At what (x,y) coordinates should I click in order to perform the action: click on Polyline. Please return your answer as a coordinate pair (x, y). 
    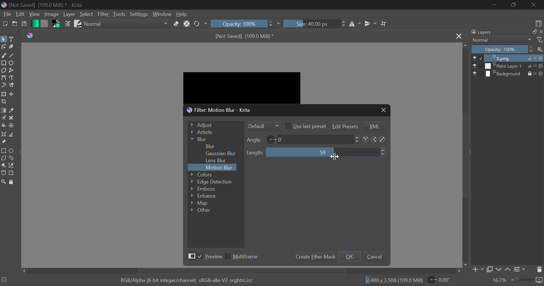
    Looking at the image, I should click on (12, 71).